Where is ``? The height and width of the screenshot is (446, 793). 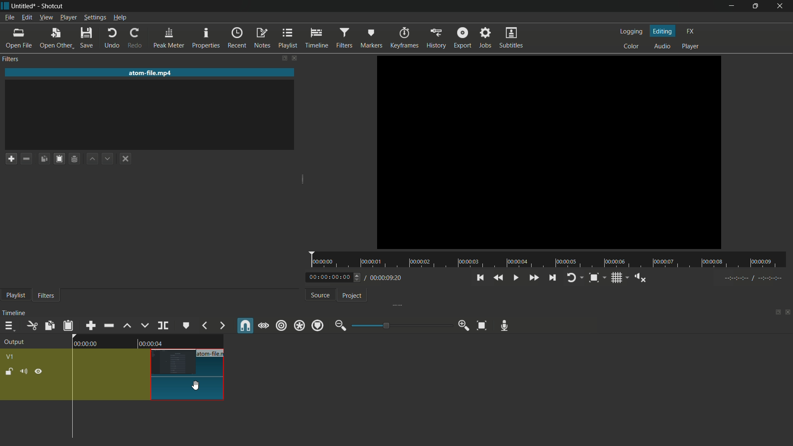  is located at coordinates (5, 6).